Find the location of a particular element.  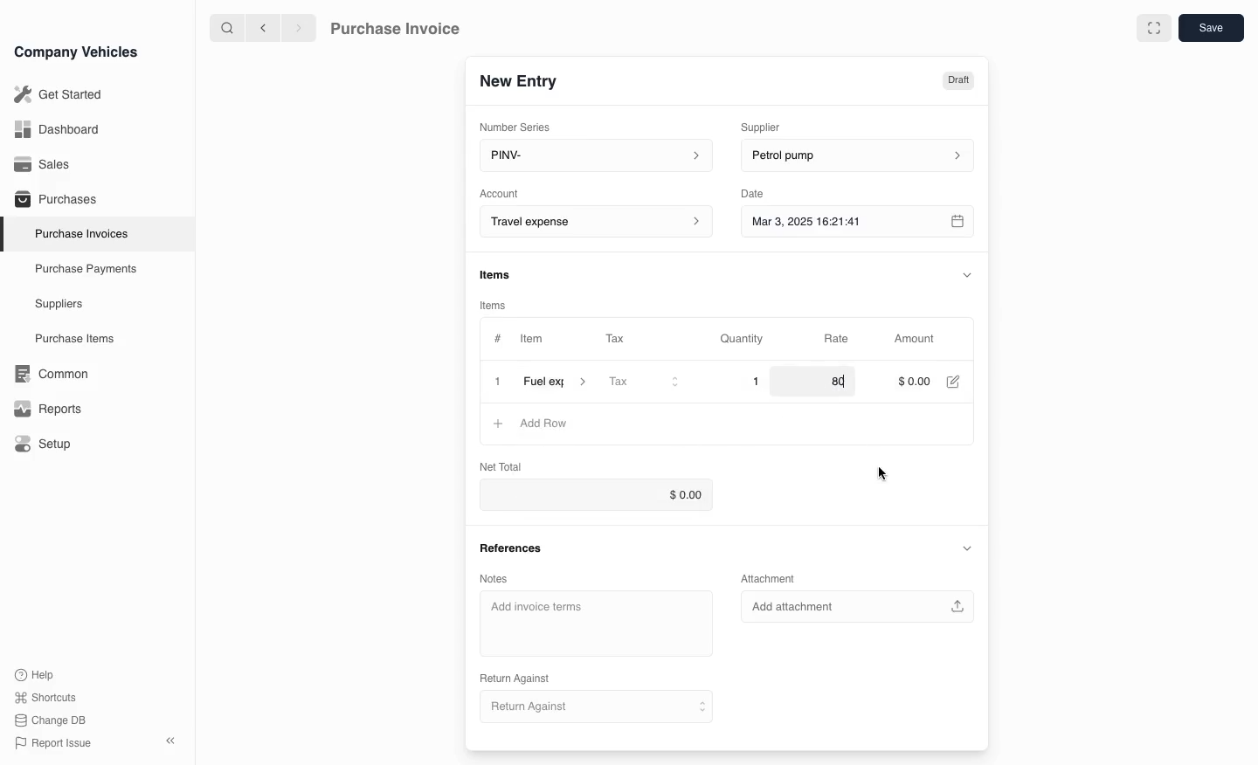

Return Against is located at coordinates (593, 707).